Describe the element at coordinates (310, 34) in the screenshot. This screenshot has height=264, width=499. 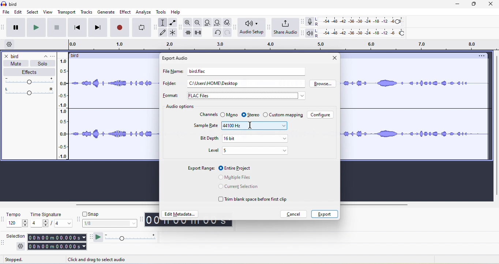
I see `playback meter` at that location.